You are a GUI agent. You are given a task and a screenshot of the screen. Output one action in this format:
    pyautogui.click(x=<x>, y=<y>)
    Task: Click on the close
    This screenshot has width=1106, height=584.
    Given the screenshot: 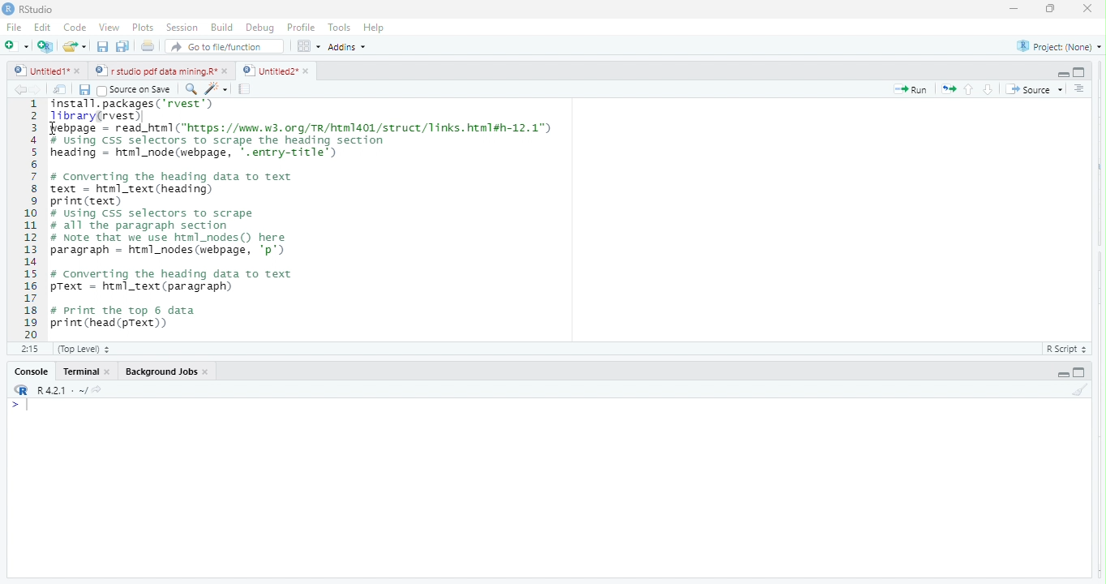 What is the action you would take?
    pyautogui.click(x=79, y=72)
    